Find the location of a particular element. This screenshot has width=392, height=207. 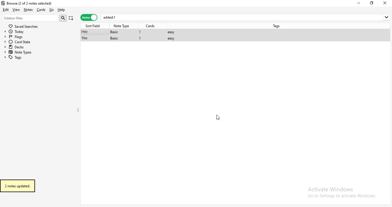

go is located at coordinates (51, 10).